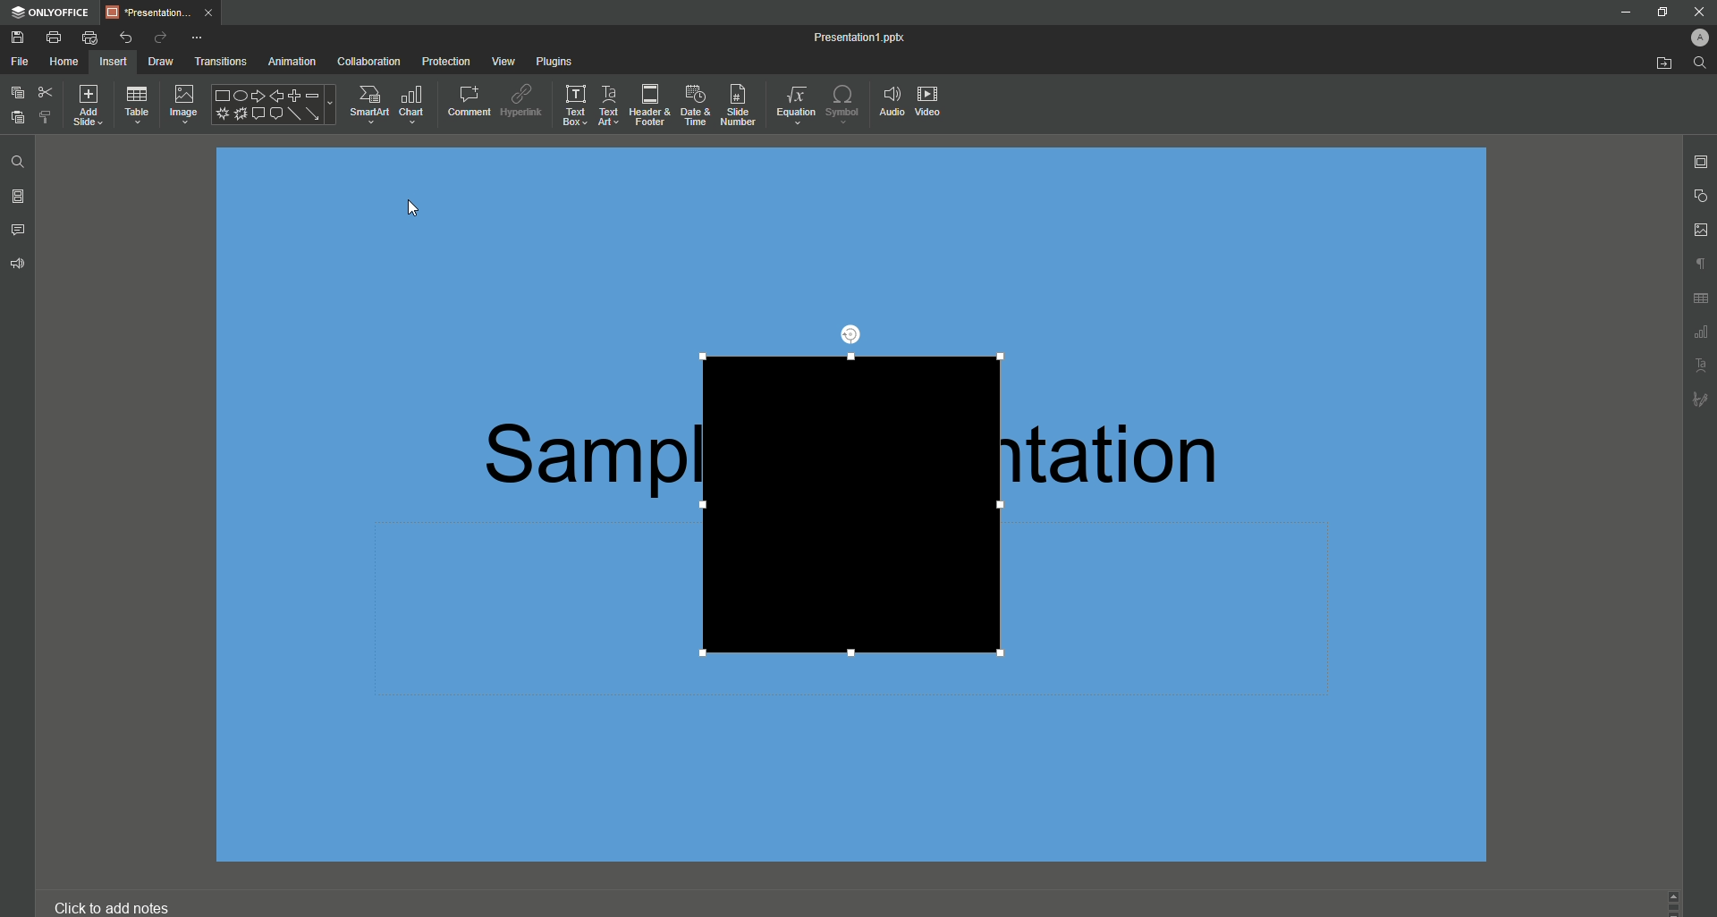 Image resolution: width=1717 pixels, height=917 pixels. I want to click on Shape Options, so click(272, 105).